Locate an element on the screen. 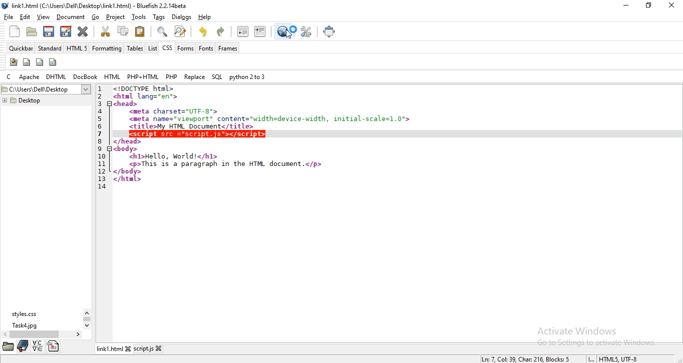  advanced find and replace is located at coordinates (180, 31).